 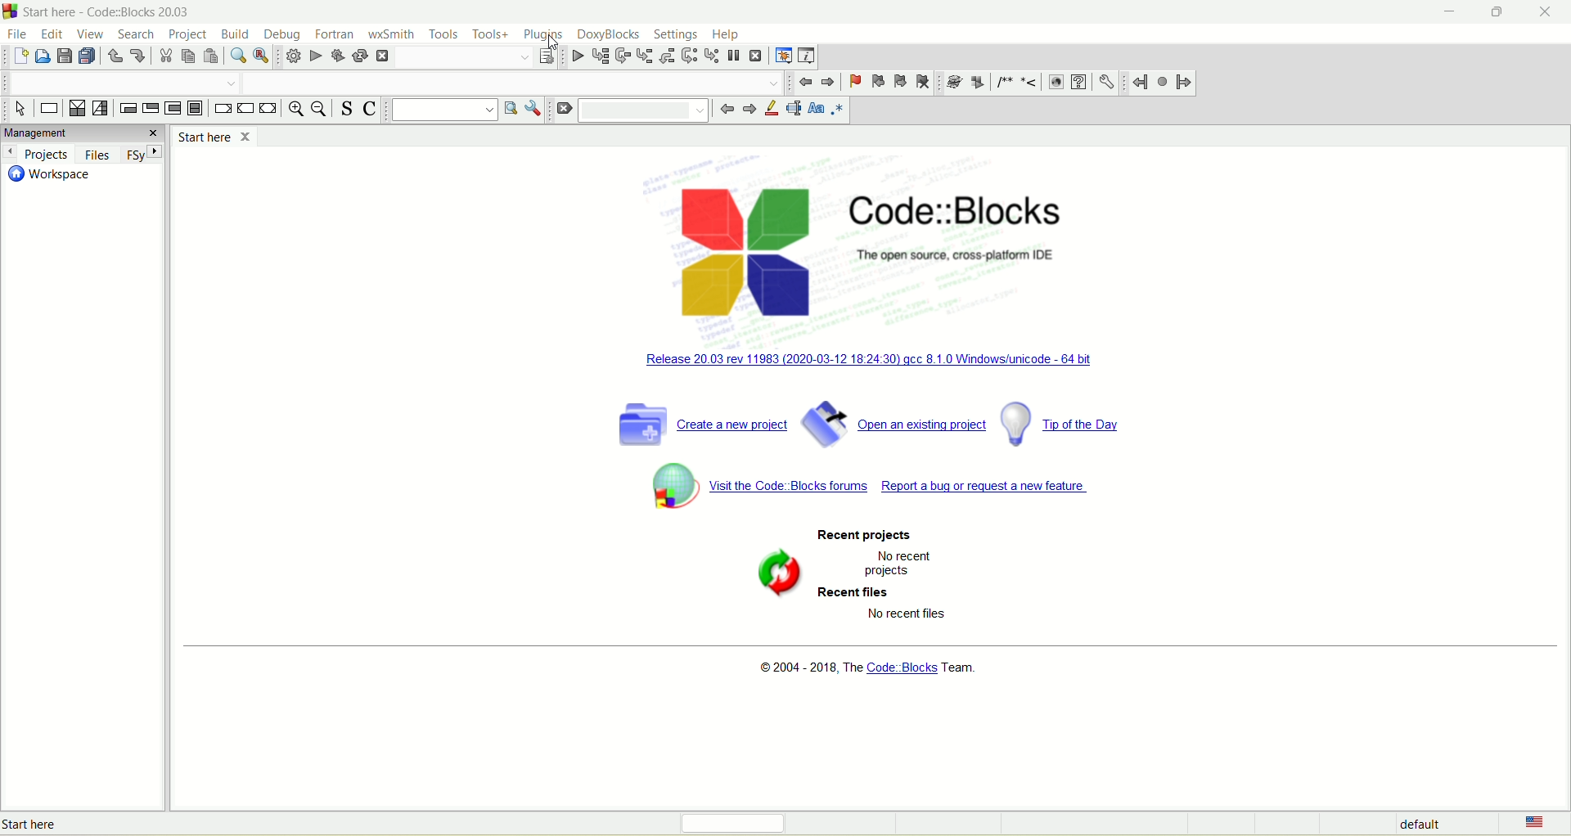 What do you see at coordinates (164, 59) in the screenshot?
I see `cut` at bounding box center [164, 59].